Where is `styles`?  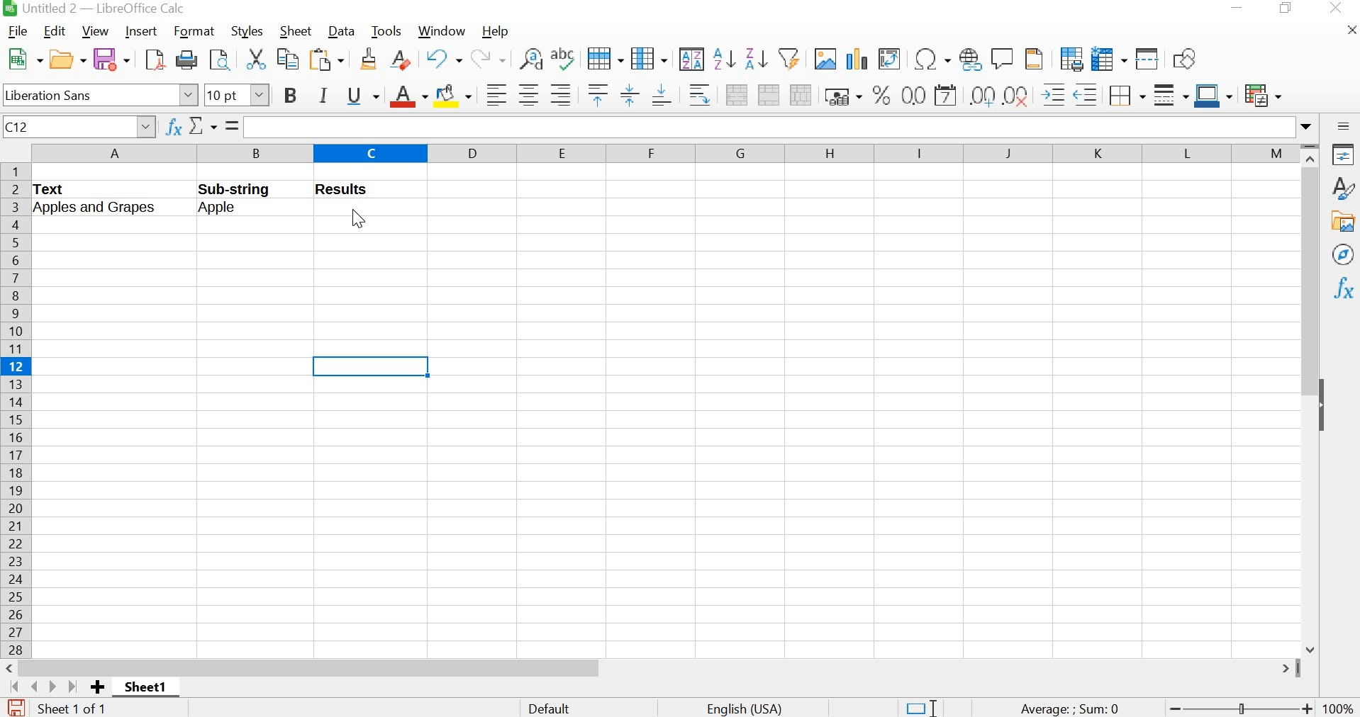
styles is located at coordinates (1342, 188).